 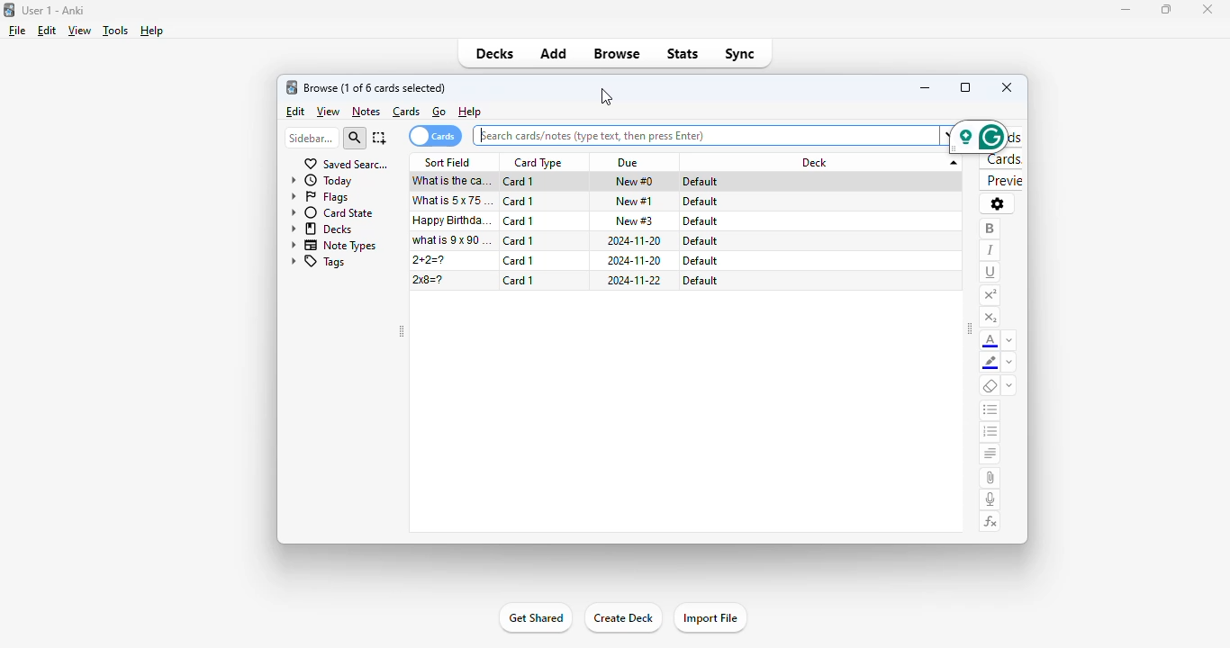 What do you see at coordinates (990, 499) in the screenshot?
I see `record audio` at bounding box center [990, 499].